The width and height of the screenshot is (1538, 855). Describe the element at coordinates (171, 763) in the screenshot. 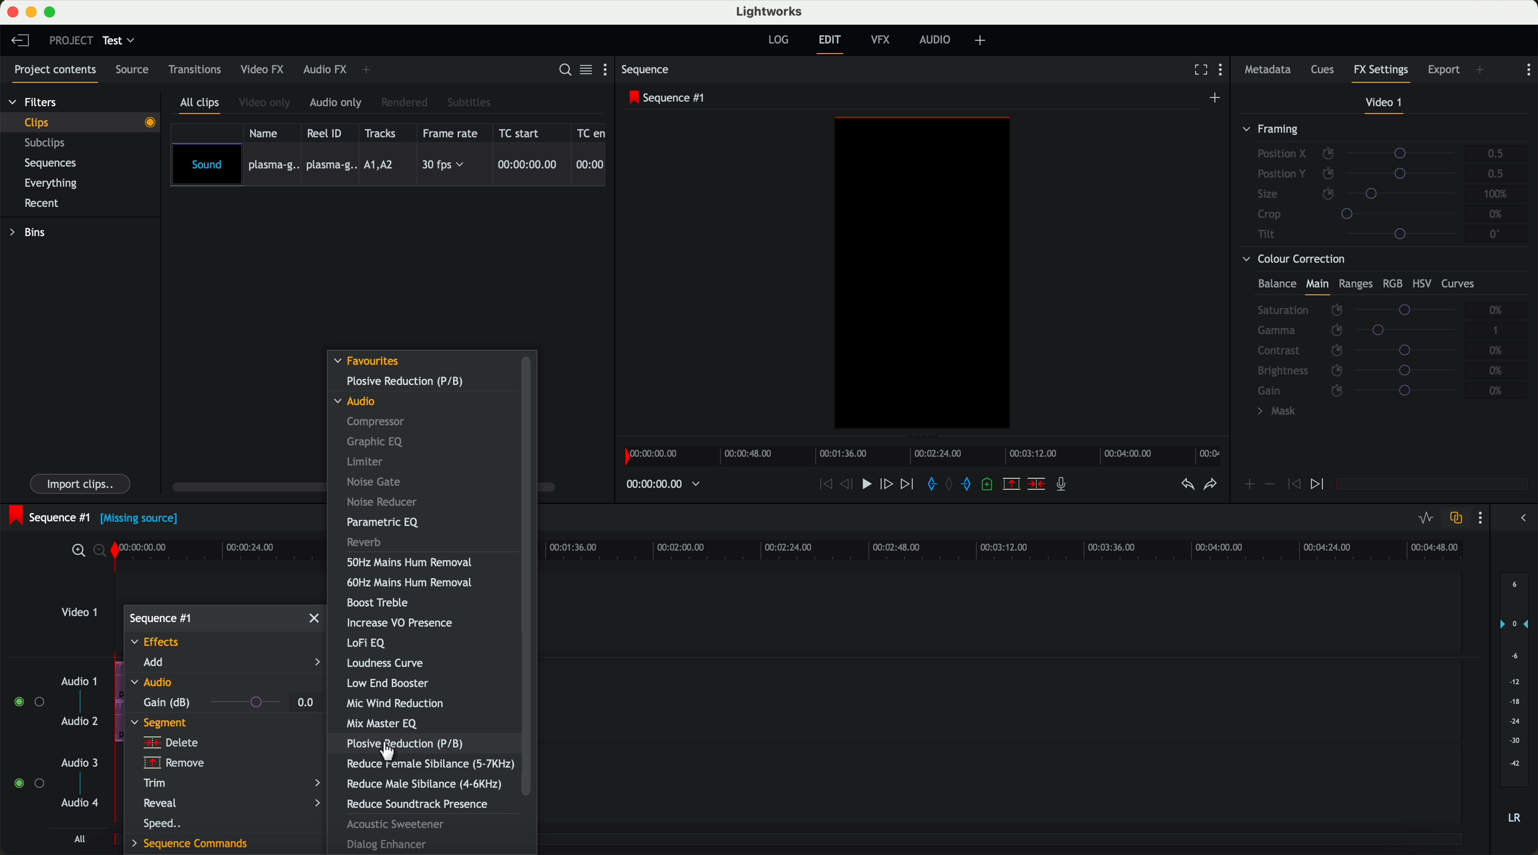

I see `remove` at that location.